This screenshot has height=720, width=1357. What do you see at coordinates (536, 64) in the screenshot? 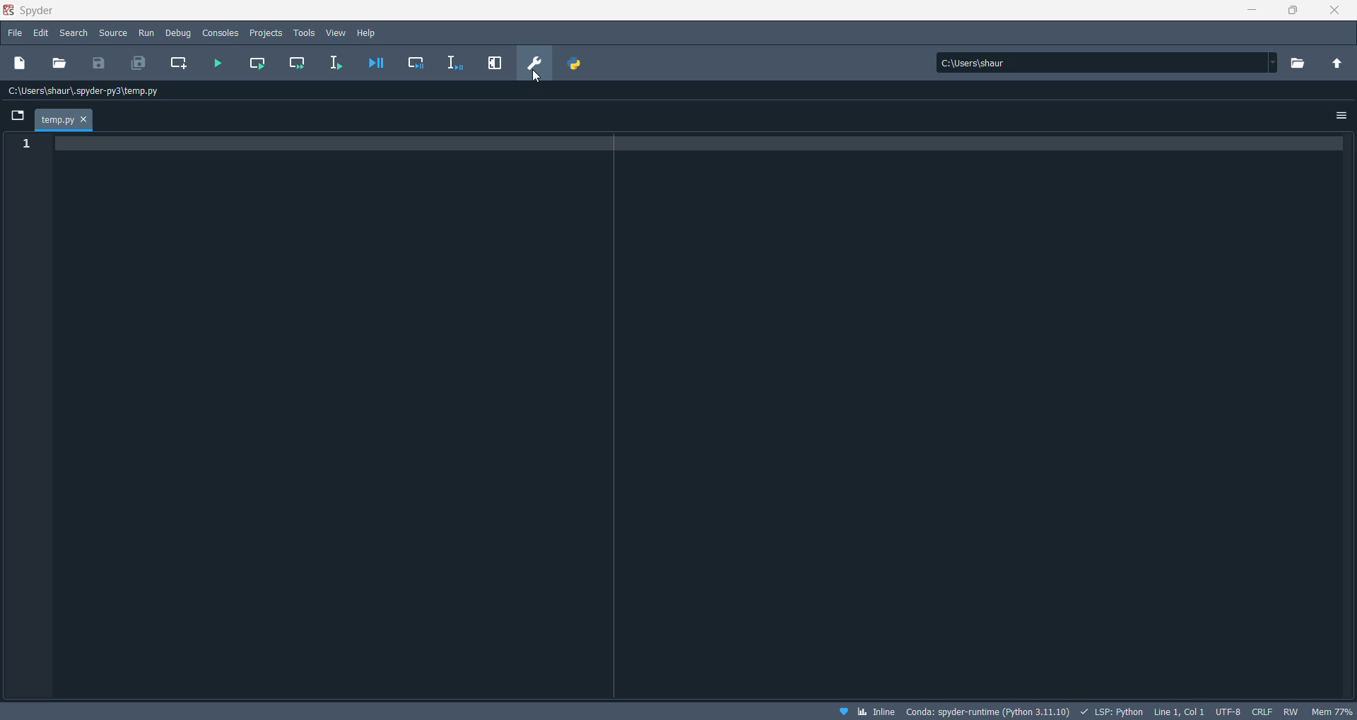
I see `PREFERENCES` at bounding box center [536, 64].